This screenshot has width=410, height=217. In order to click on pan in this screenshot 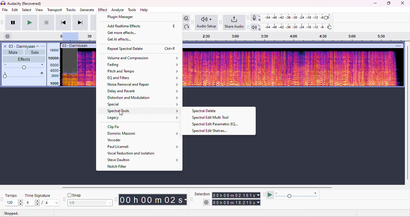, I will do `click(24, 75)`.